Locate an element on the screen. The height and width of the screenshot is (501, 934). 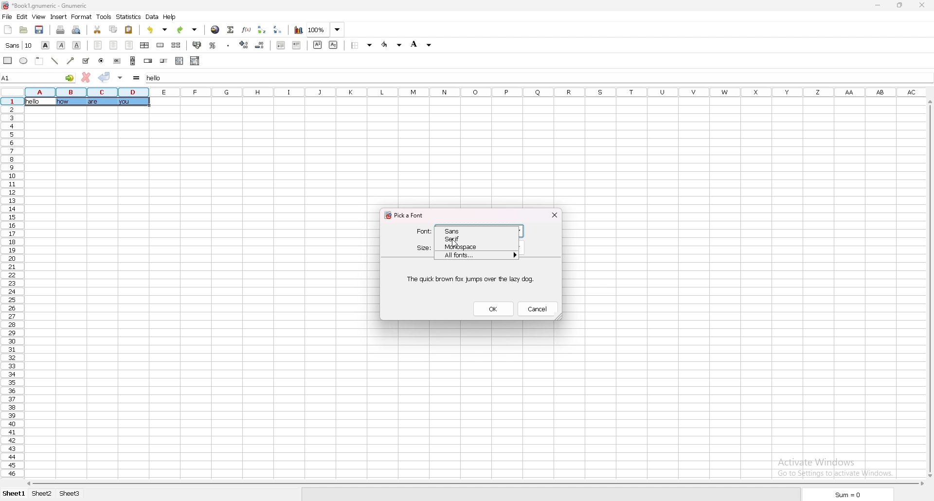
redo is located at coordinates (188, 29).